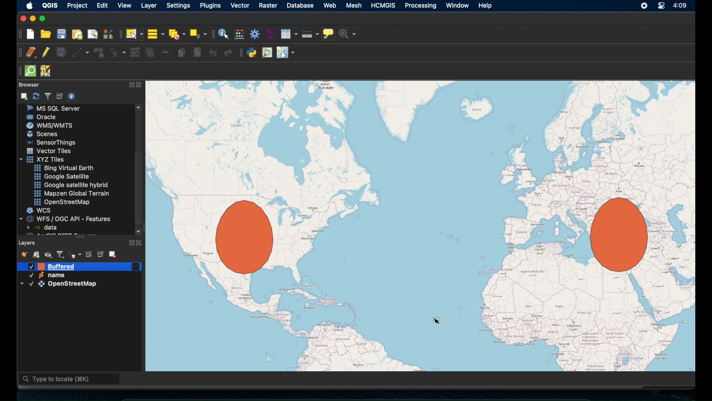 The image size is (712, 401). Describe the element at coordinates (141, 243) in the screenshot. I see `close` at that location.